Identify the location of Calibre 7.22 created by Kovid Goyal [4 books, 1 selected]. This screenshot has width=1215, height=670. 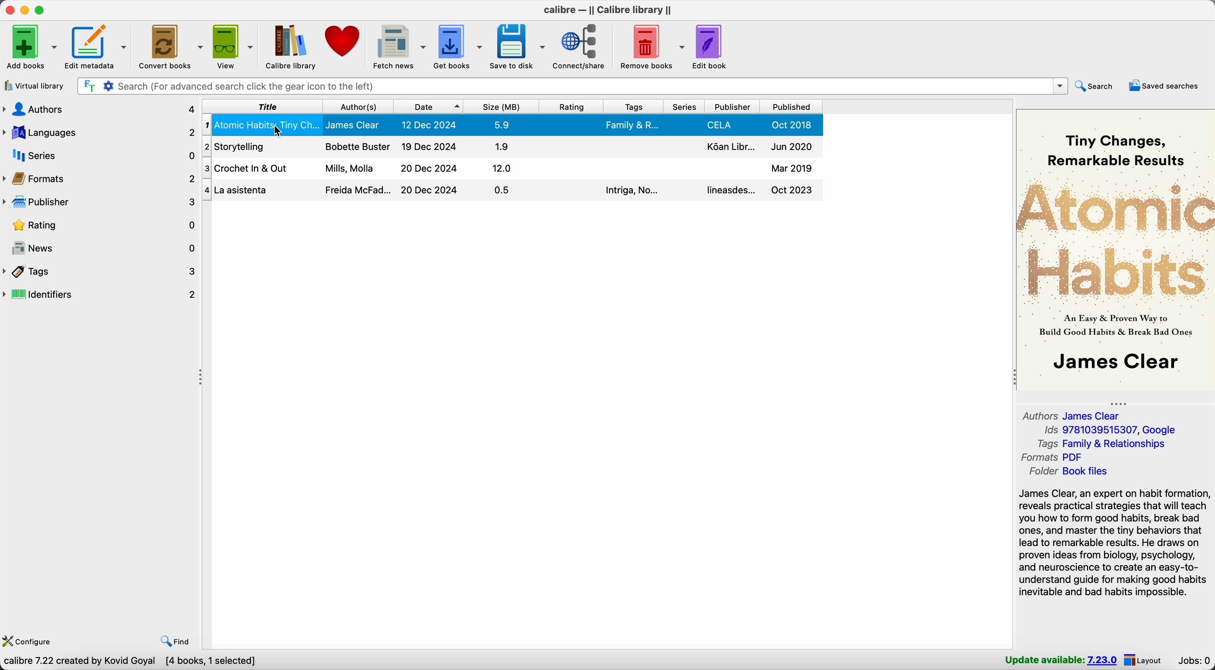
(130, 662).